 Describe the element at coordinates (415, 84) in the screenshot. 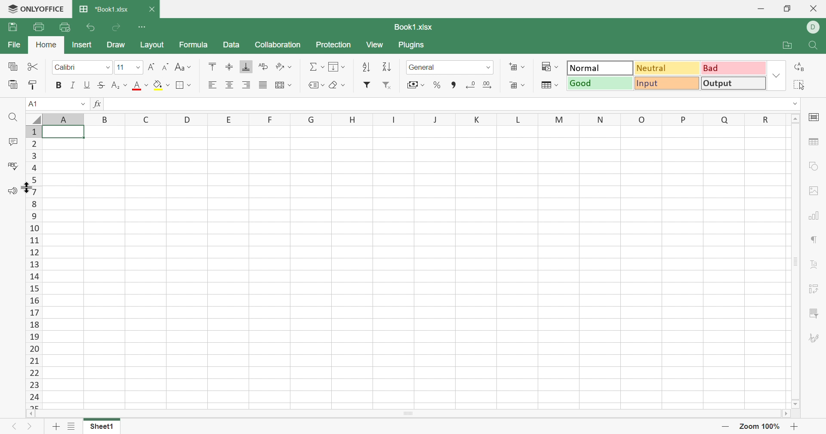

I see `Accounting style` at that location.